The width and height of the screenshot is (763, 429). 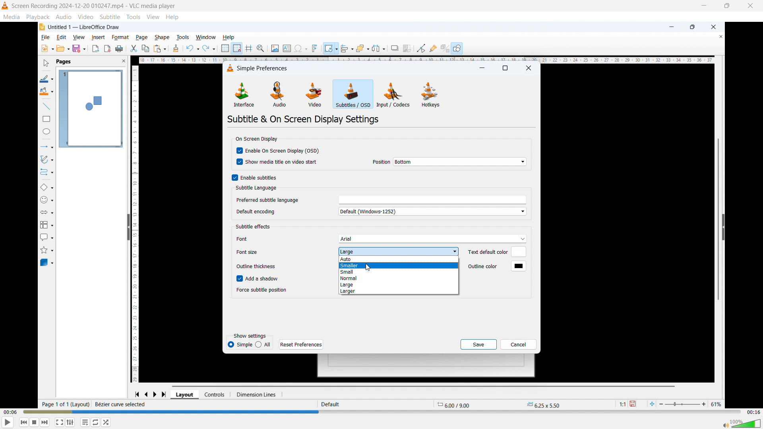 I want to click on Outline thickness, so click(x=256, y=266).